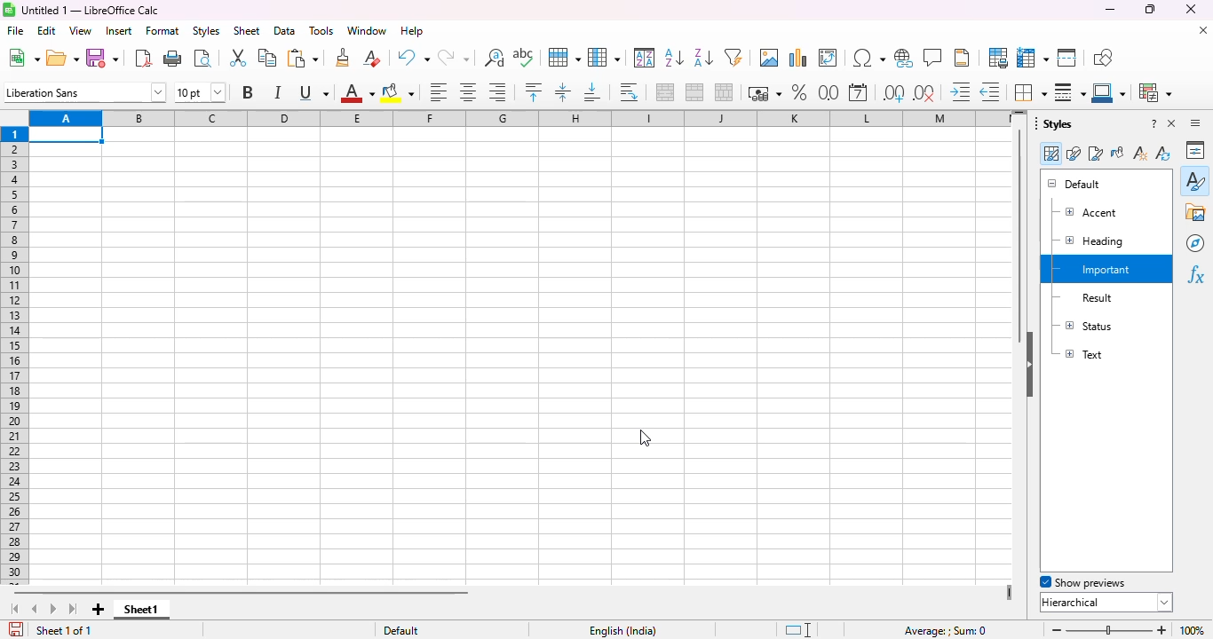 Image resolution: width=1213 pixels, height=639 pixels. What do you see at coordinates (91, 10) in the screenshot?
I see `title` at bounding box center [91, 10].